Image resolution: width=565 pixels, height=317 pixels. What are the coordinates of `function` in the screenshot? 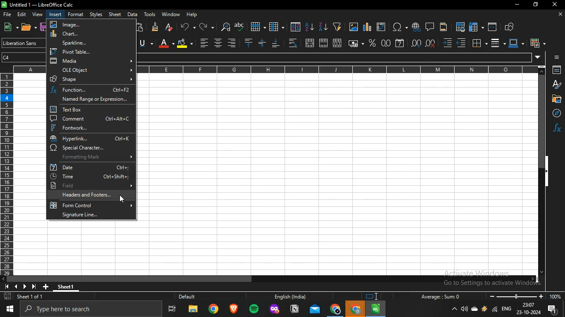 It's located at (557, 128).